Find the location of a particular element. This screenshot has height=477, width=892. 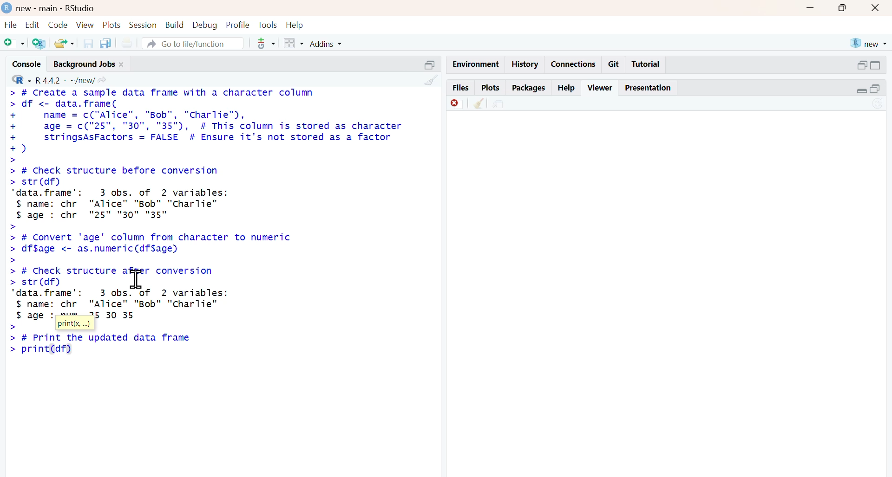

> # Print the updated data frame
> print(df) is located at coordinates (100, 344).